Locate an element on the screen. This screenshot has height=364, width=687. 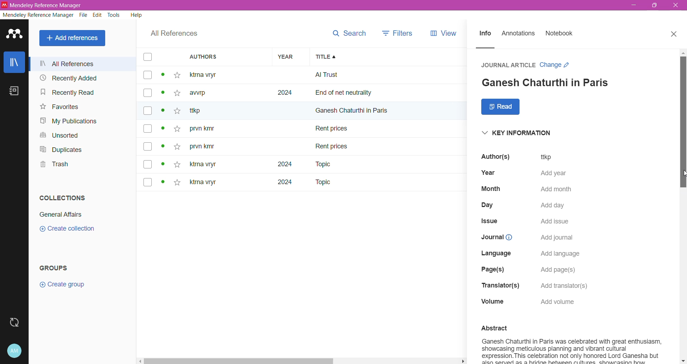
Favorites is located at coordinates (59, 107).